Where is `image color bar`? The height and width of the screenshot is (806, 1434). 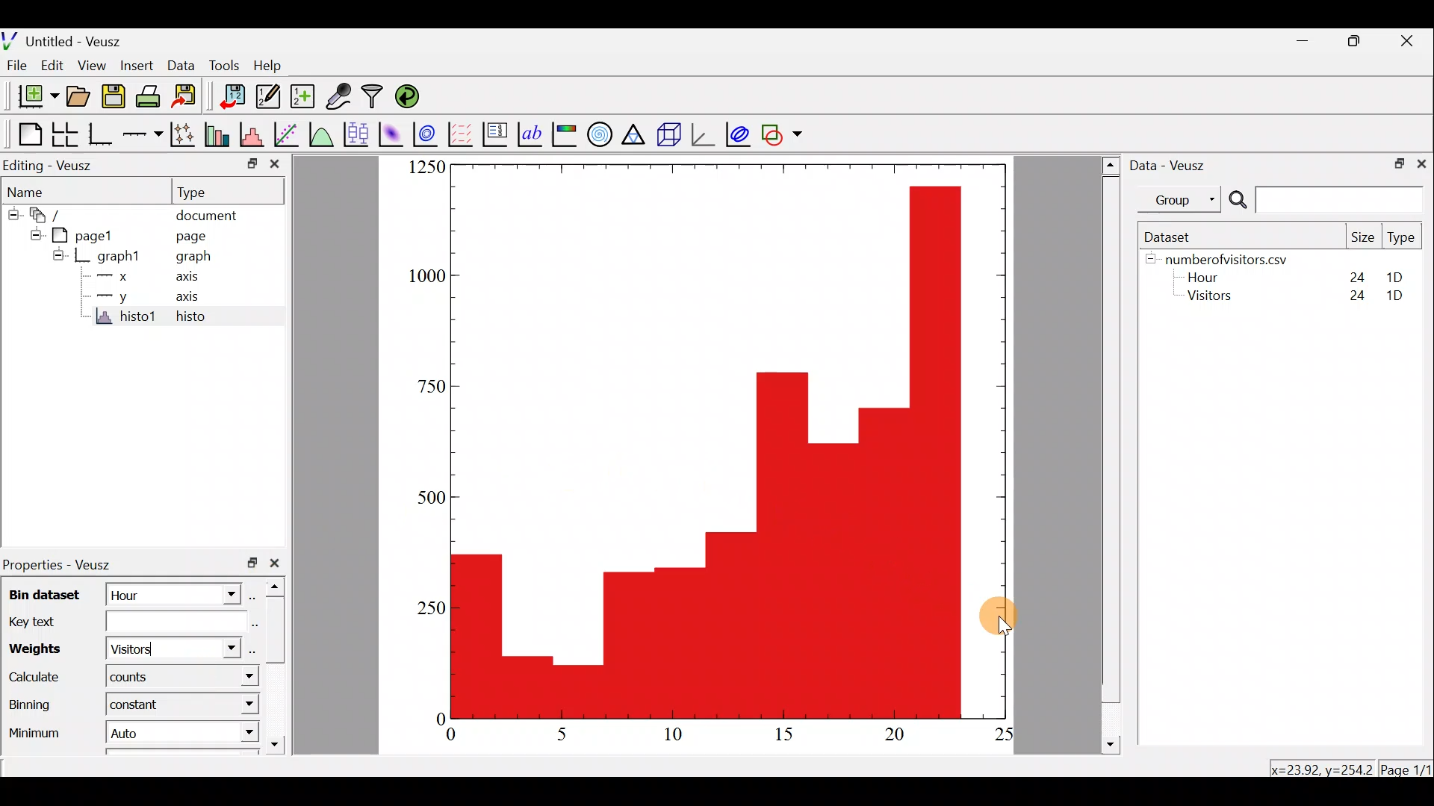 image color bar is located at coordinates (565, 134).